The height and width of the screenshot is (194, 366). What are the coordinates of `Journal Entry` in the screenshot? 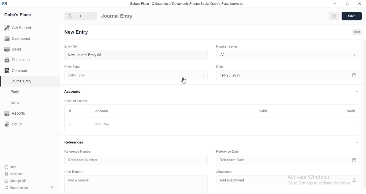 It's located at (117, 16).